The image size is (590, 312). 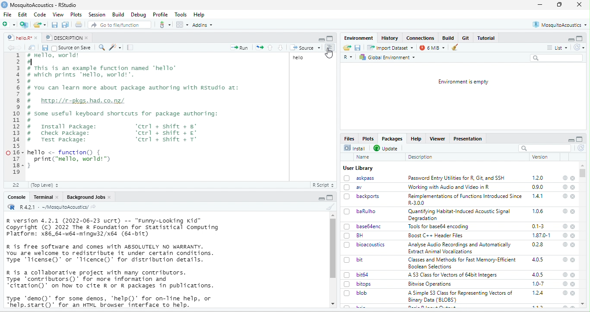 I want to click on save all open documents, so click(x=66, y=25).